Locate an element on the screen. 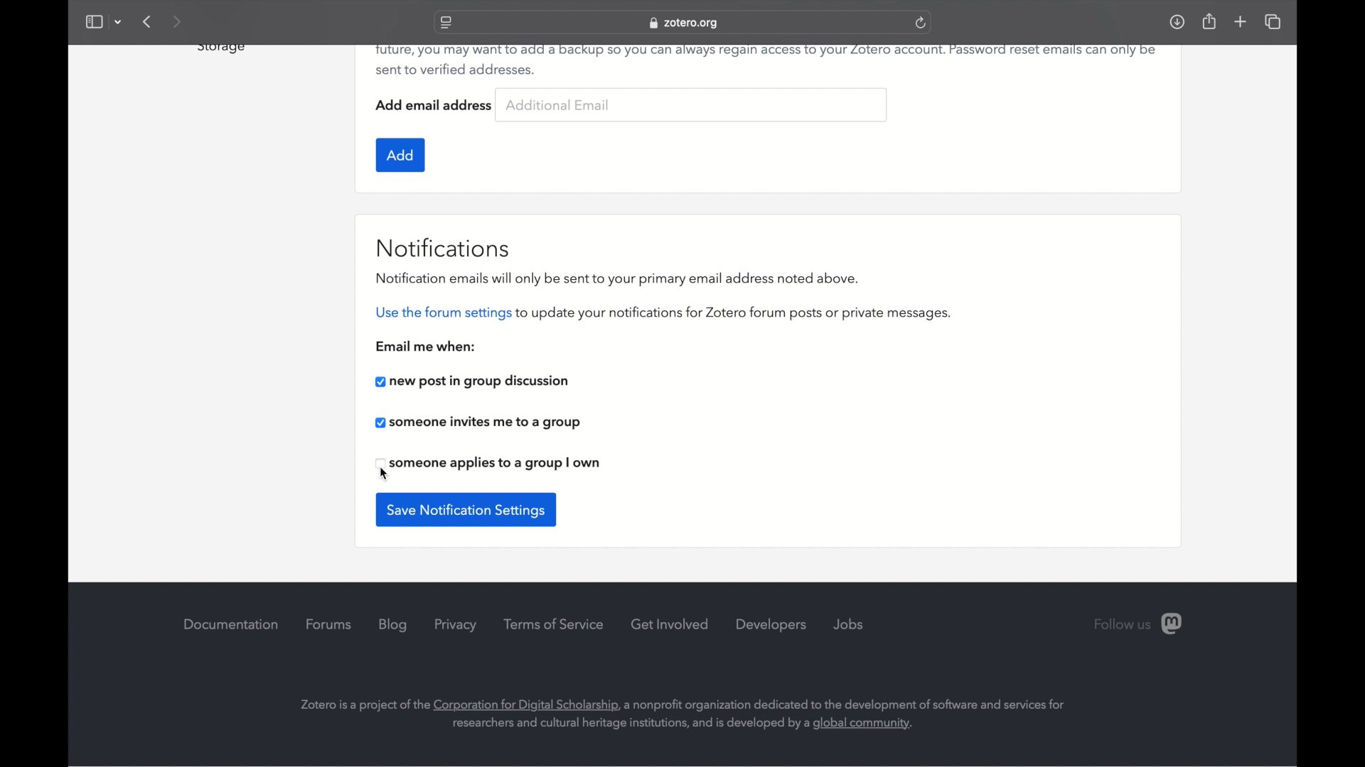  email me when: is located at coordinates (427, 345).